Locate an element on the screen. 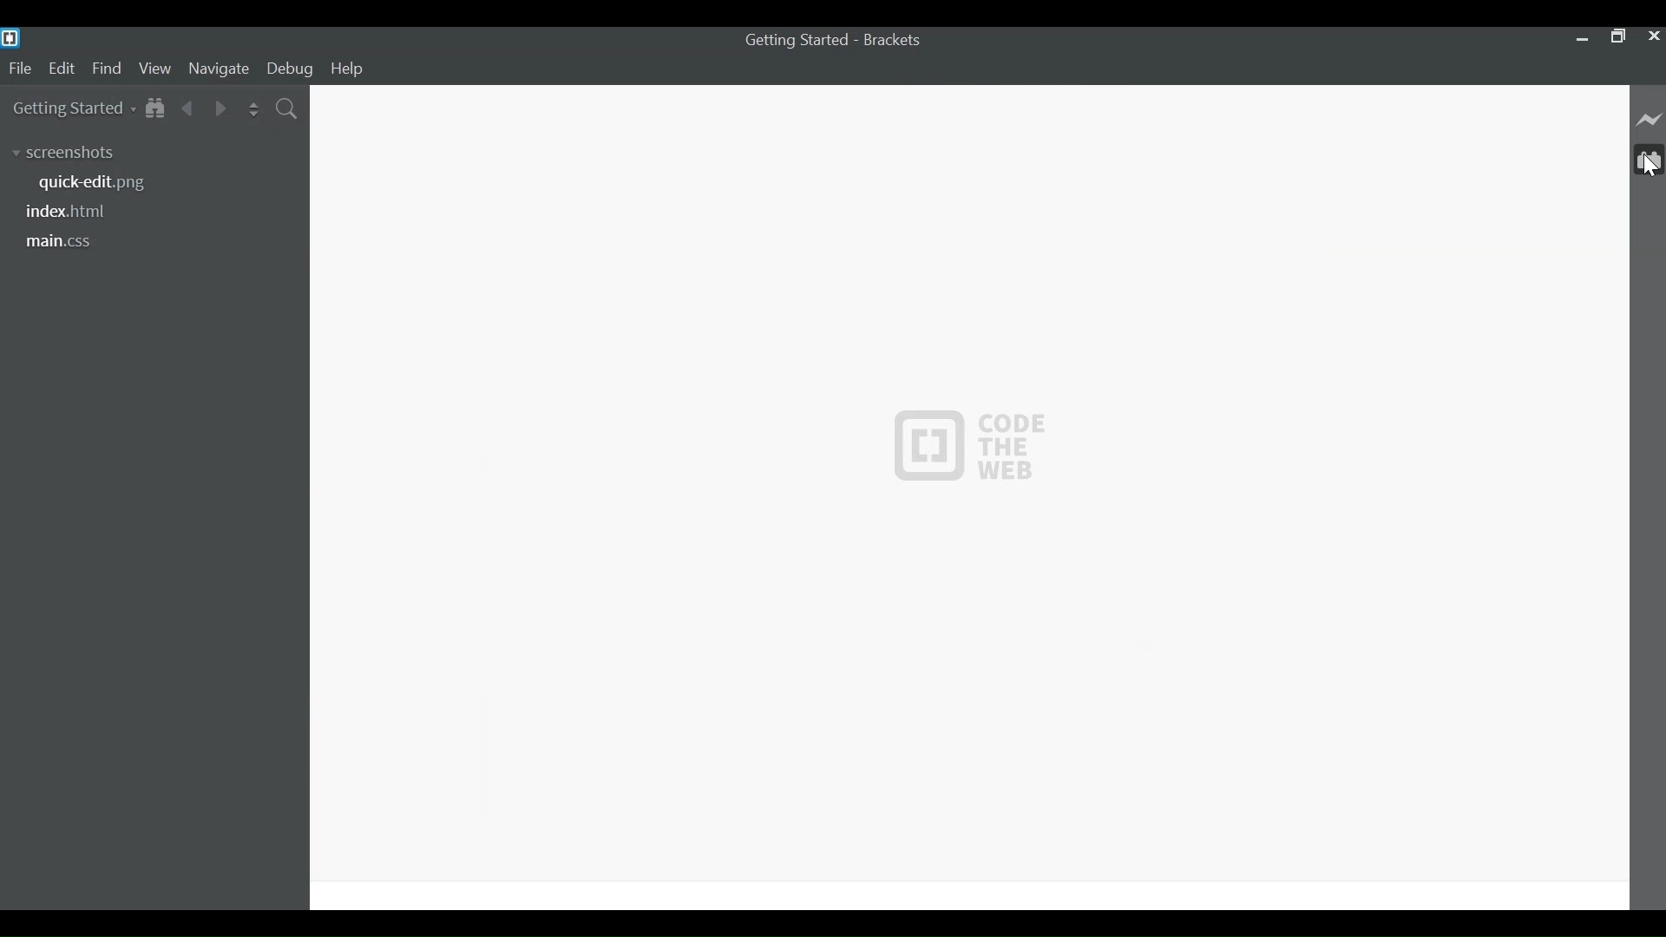  png file is located at coordinates (95, 183).